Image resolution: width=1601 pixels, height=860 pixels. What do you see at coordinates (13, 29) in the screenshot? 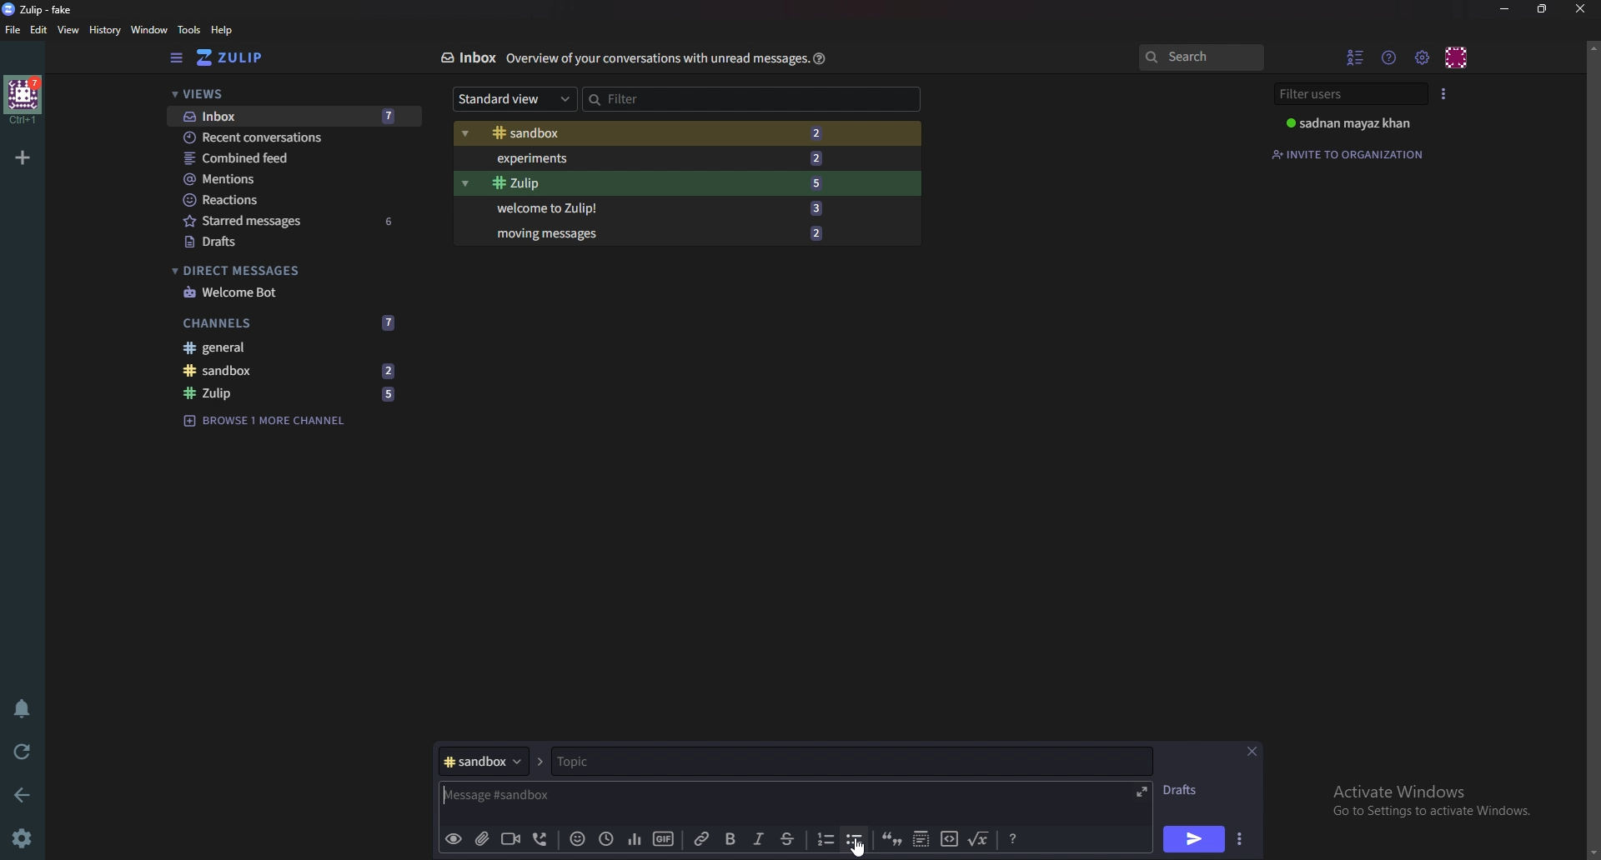
I see `File` at bounding box center [13, 29].